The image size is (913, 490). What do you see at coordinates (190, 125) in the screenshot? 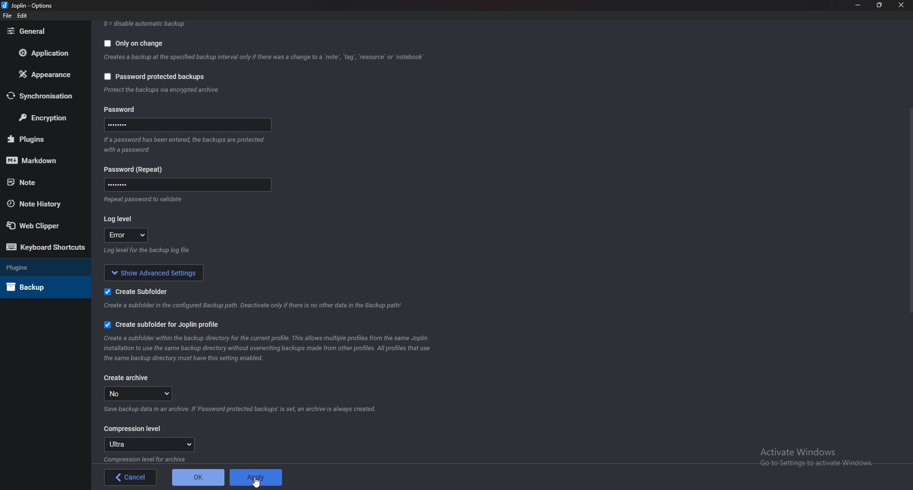
I see `Password` at bounding box center [190, 125].